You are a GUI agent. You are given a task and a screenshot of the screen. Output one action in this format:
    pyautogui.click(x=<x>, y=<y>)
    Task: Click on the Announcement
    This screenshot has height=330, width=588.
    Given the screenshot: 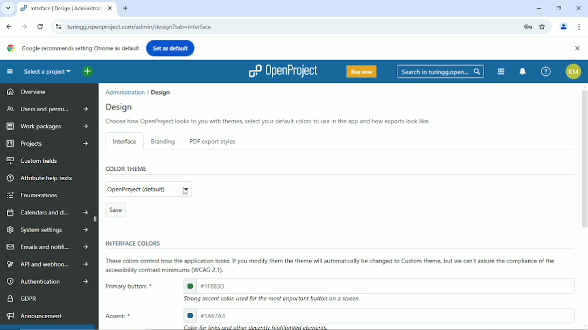 What is the action you would take?
    pyautogui.click(x=34, y=315)
    